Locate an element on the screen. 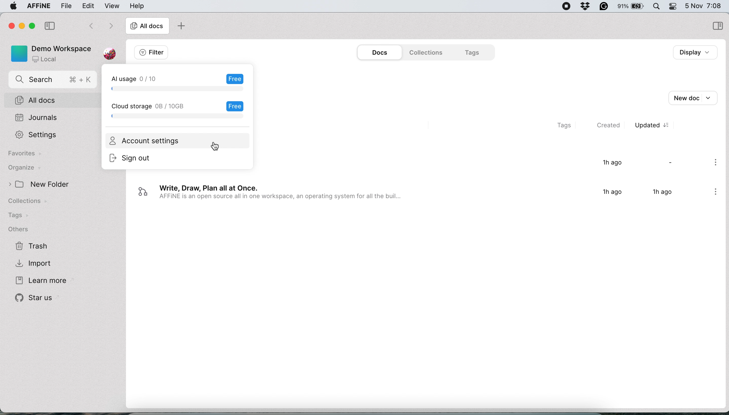 This screenshot has width=729, height=415. tags is located at coordinates (562, 125).